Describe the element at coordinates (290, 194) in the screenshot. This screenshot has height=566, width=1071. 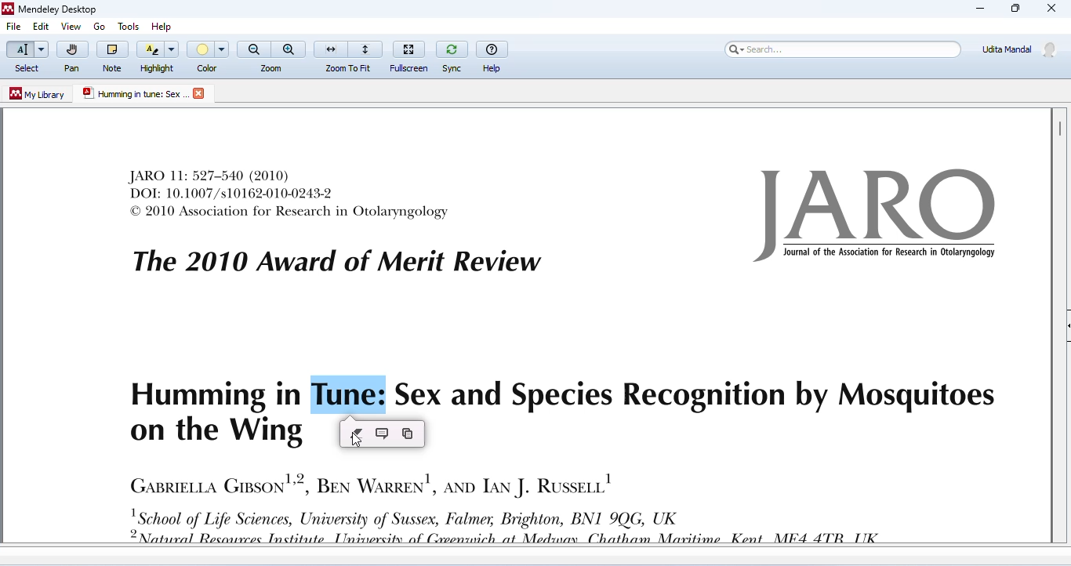
I see `JARO 11: 527-540 (2010)
DOI: 10.1007/510162-010-0243-2
© 2010 Association for Research in Otolaryngology` at that location.